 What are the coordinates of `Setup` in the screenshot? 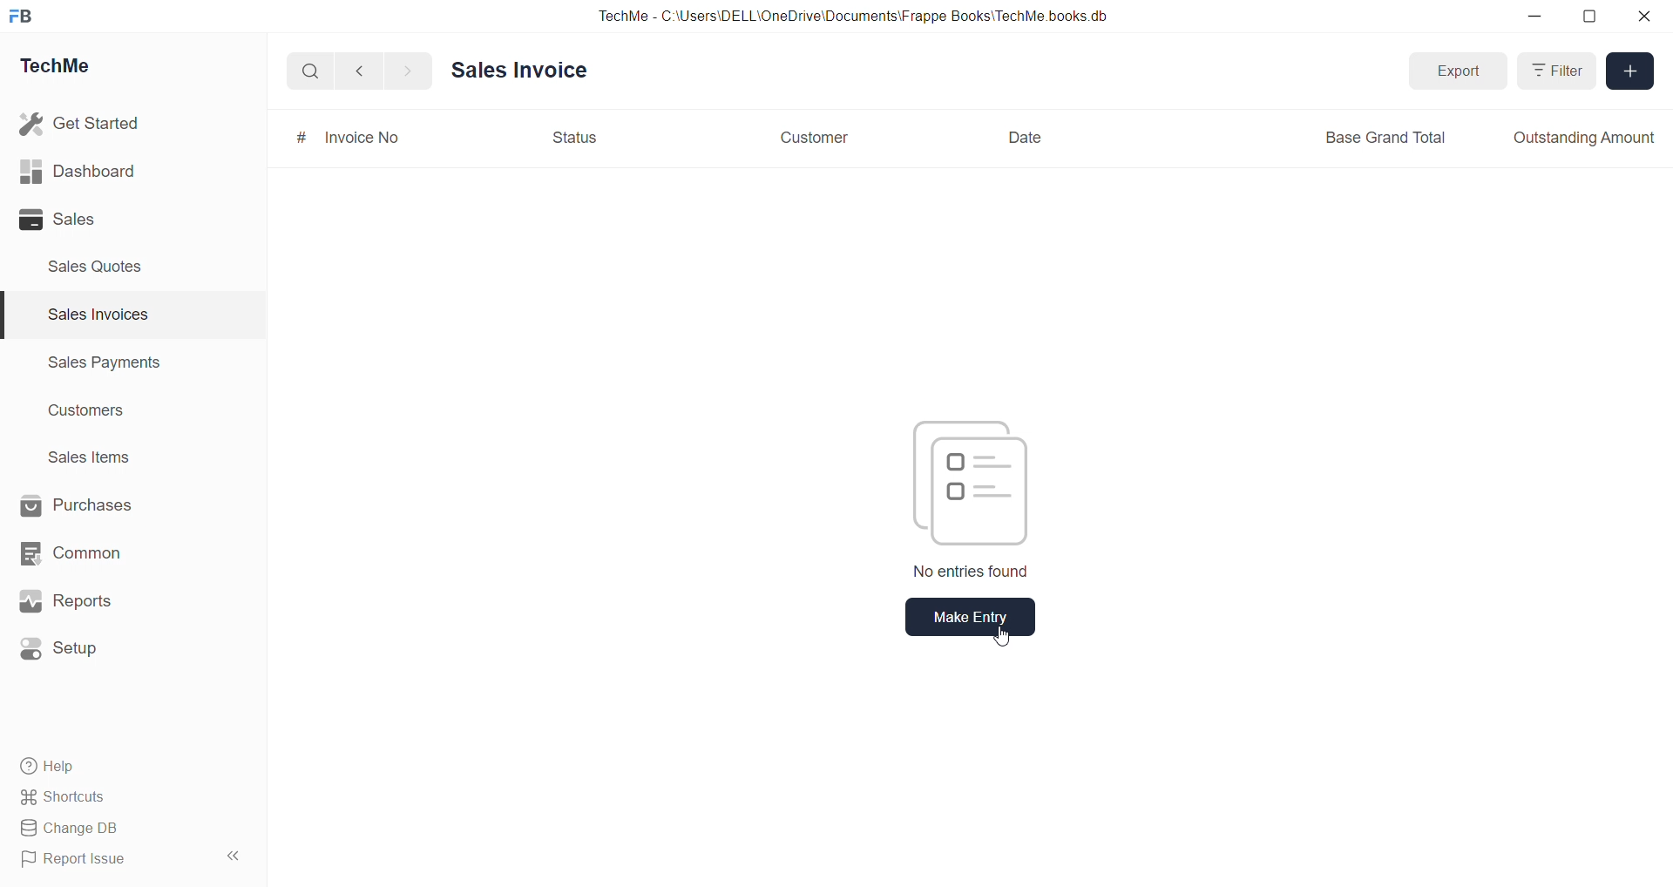 It's located at (61, 649).